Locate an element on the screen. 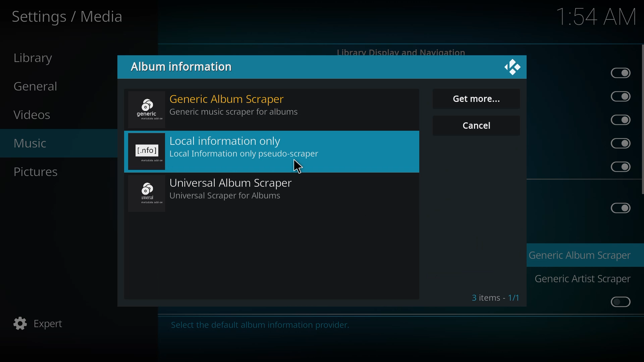  cursor is located at coordinates (297, 166).